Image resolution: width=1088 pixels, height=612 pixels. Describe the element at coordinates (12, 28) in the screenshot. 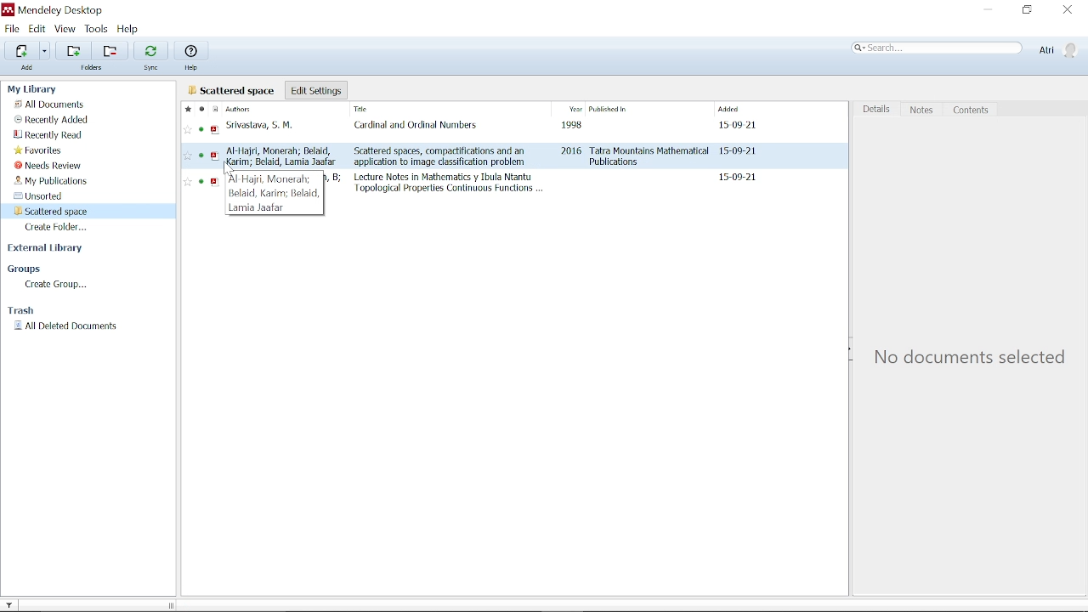

I see `File` at that location.